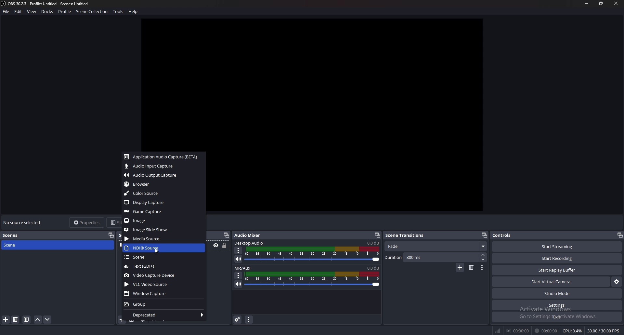  Describe the element at coordinates (546, 331) in the screenshot. I see `recording duration` at that location.